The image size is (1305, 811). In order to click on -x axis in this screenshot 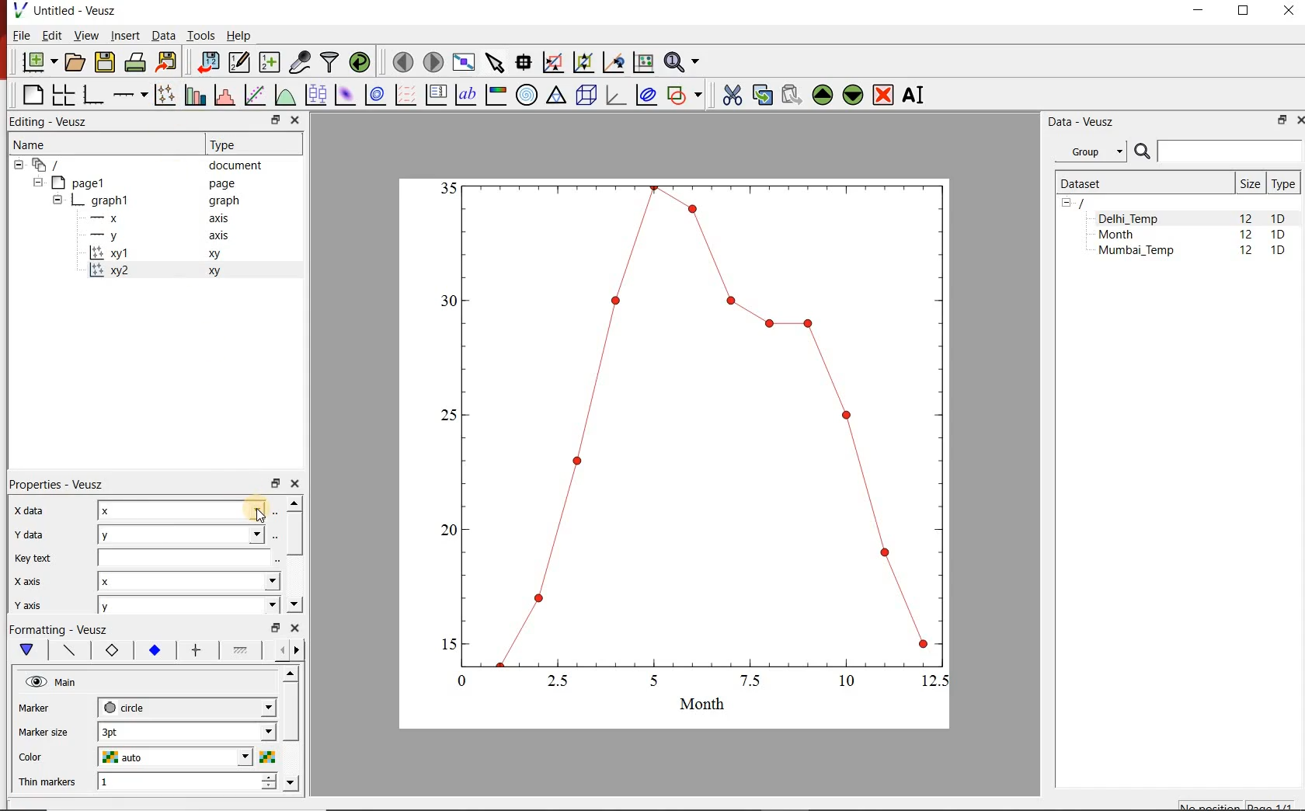, I will do `click(153, 219)`.